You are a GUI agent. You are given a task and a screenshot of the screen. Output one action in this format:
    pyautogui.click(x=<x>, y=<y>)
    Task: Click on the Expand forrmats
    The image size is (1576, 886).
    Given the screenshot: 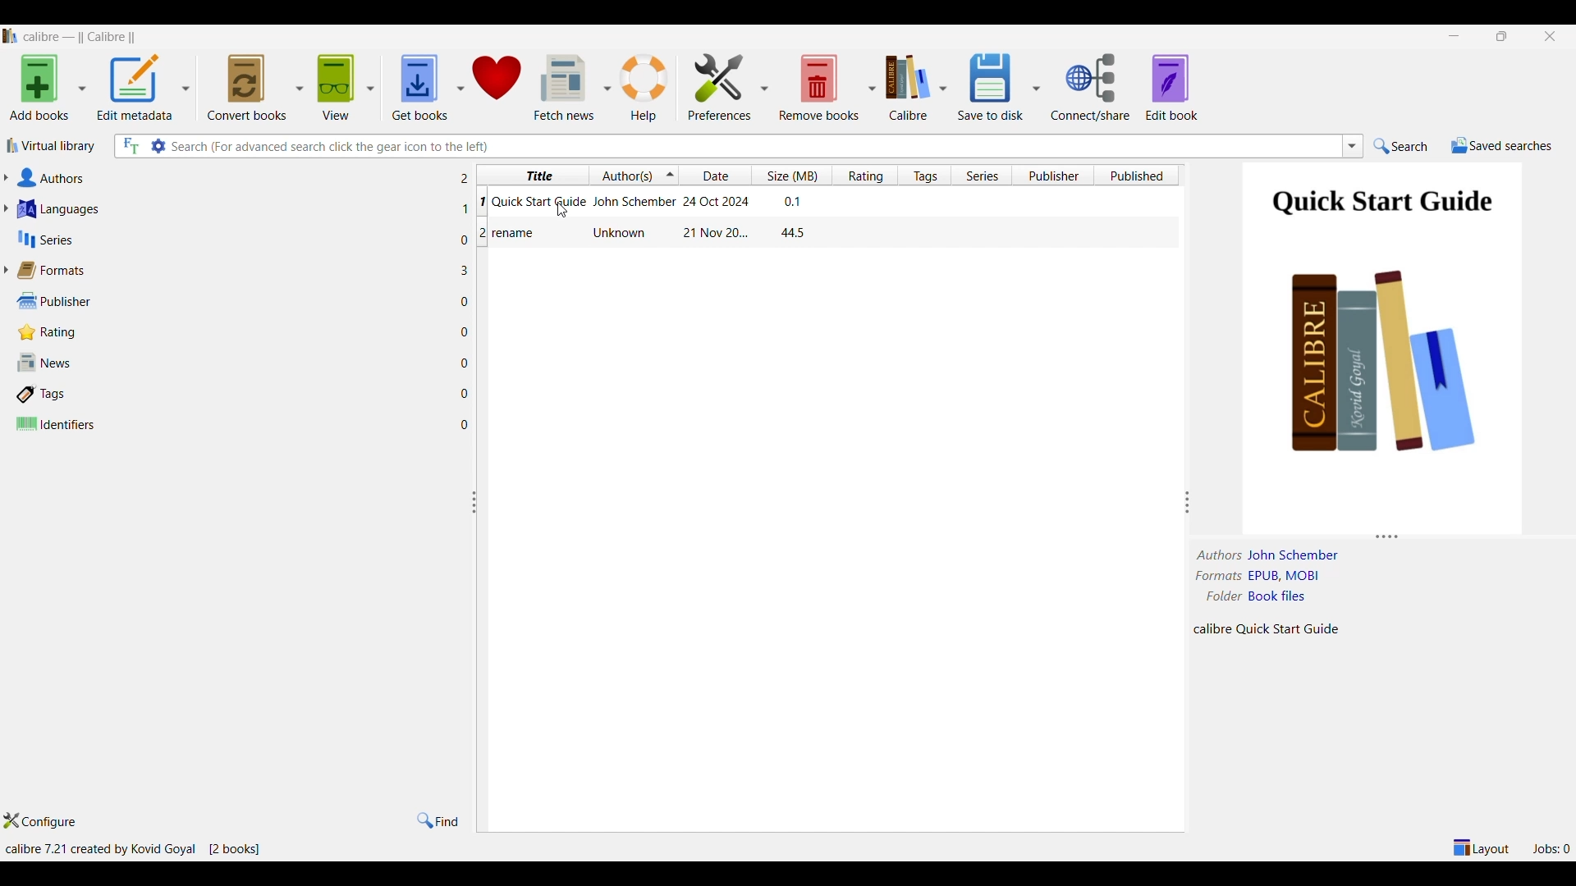 What is the action you would take?
    pyautogui.click(x=5, y=270)
    